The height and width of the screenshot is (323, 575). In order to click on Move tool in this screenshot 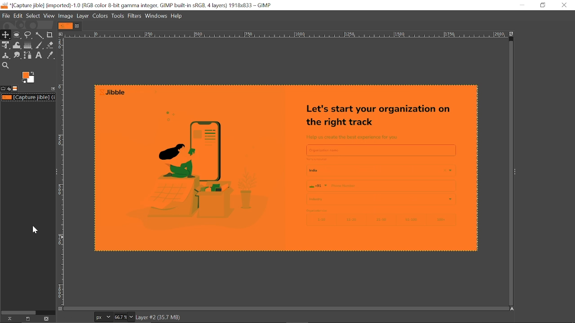, I will do `click(6, 35)`.